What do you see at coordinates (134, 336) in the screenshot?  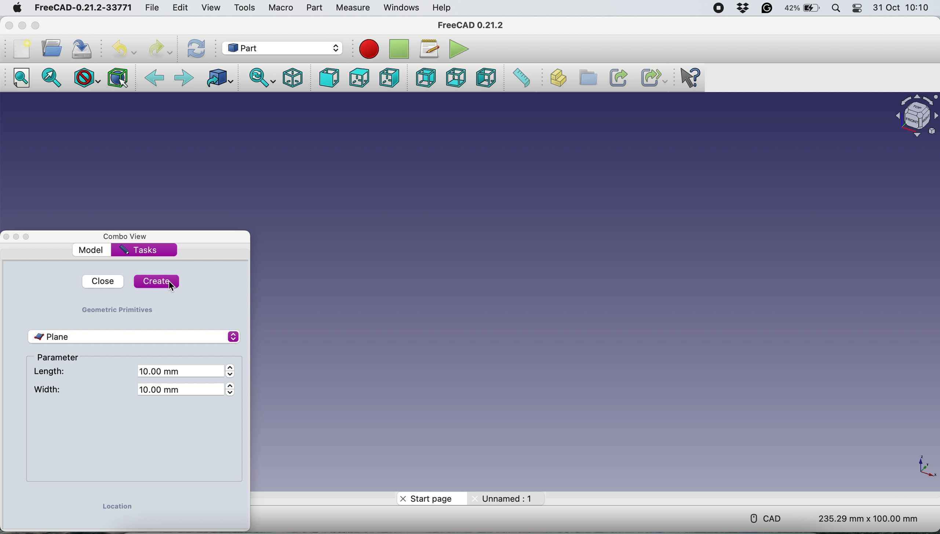 I see `plane` at bounding box center [134, 336].